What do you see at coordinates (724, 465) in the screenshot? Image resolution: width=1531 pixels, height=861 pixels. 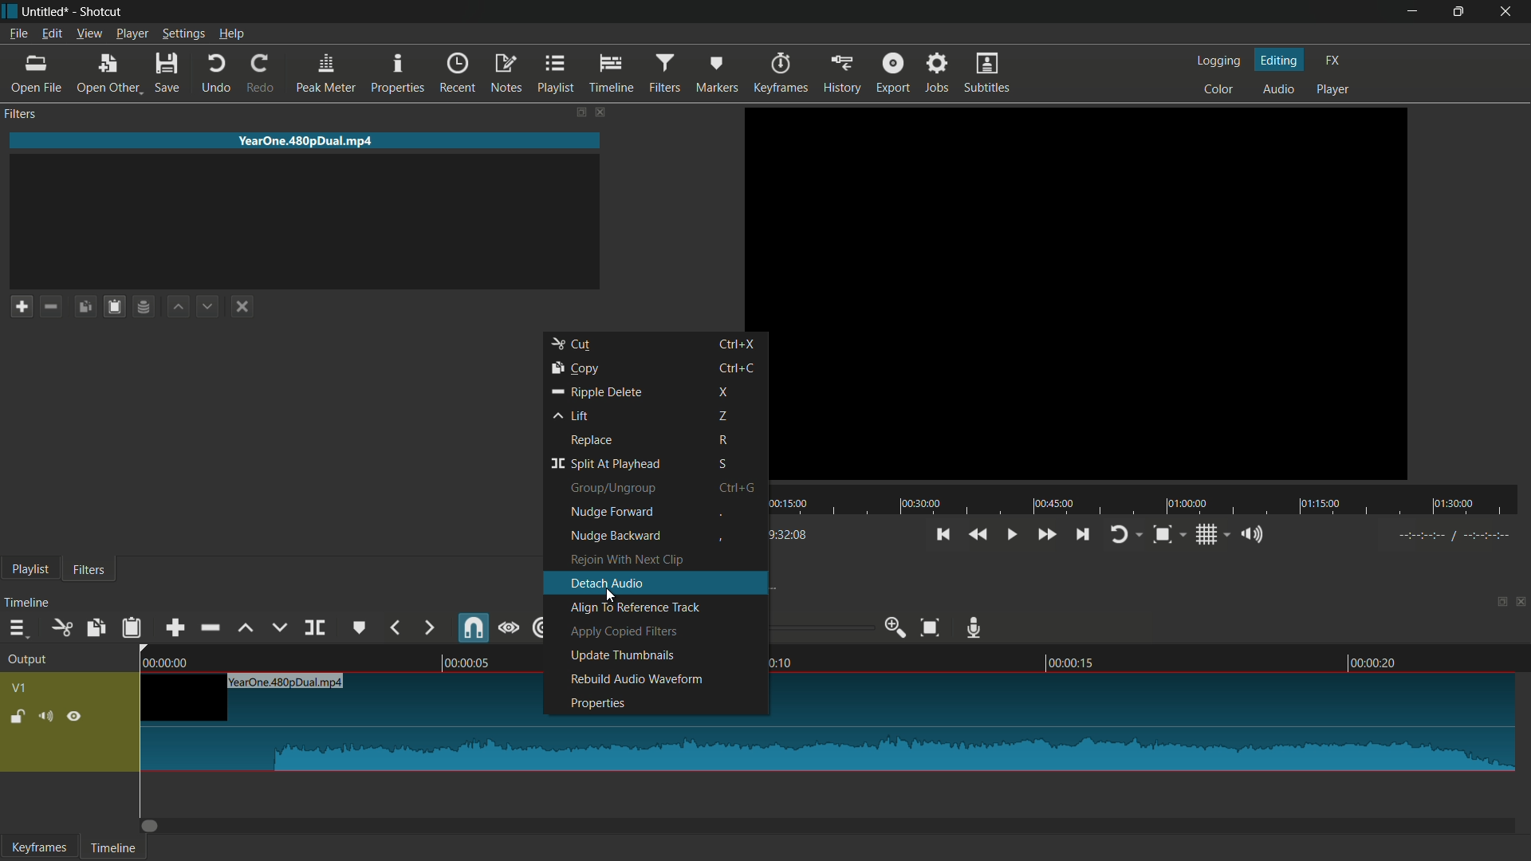 I see `keyboard shortcut` at bounding box center [724, 465].